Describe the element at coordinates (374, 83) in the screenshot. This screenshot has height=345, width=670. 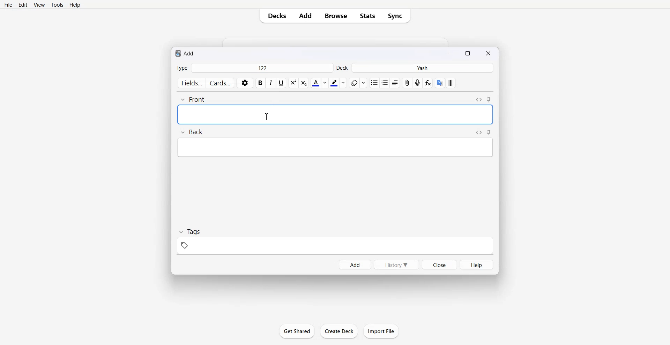
I see `Unorder list` at that location.